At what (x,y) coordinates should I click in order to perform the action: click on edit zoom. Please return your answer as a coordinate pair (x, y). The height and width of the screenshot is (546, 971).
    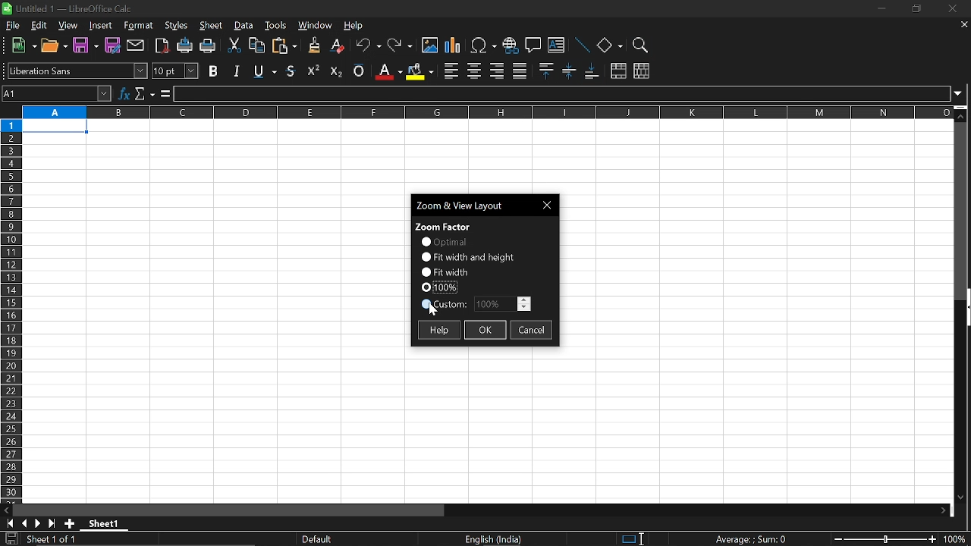
    Looking at the image, I should click on (504, 303).